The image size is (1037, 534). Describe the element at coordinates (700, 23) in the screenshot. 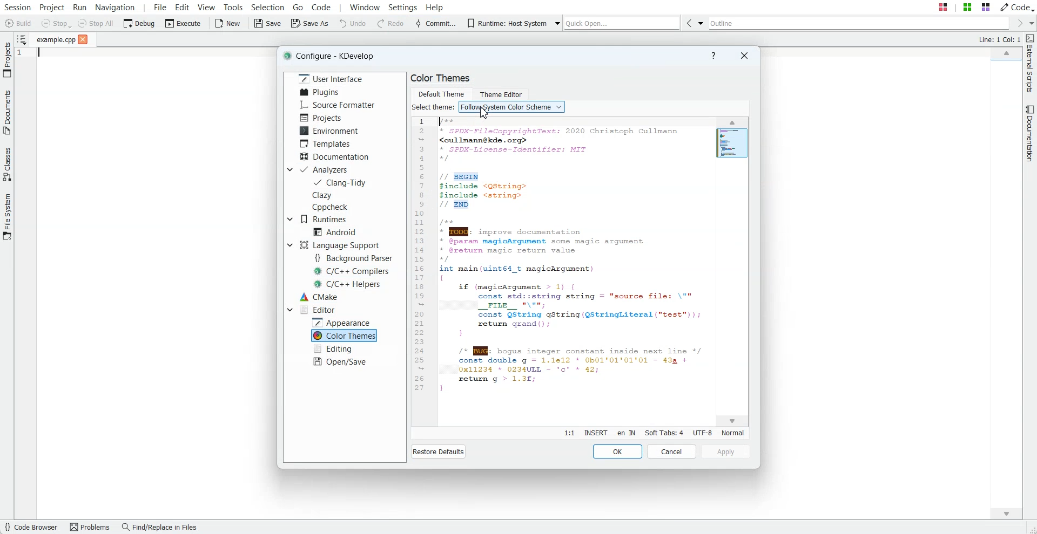

I see `Drop down box` at that location.